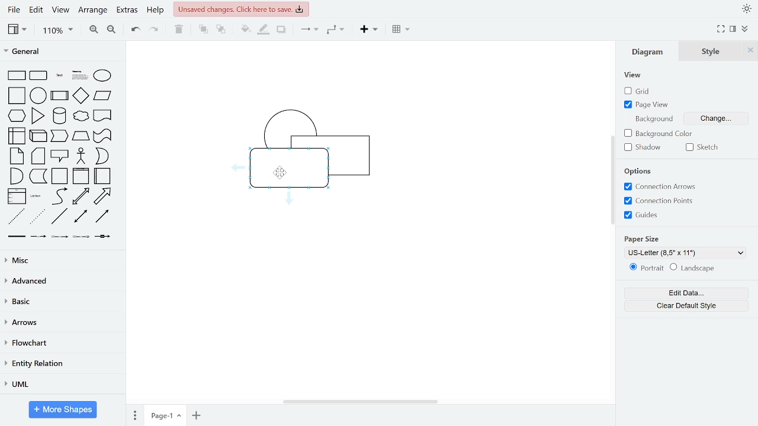 This screenshot has height=426, width=758. What do you see at coordinates (82, 117) in the screenshot?
I see `cloud` at bounding box center [82, 117].